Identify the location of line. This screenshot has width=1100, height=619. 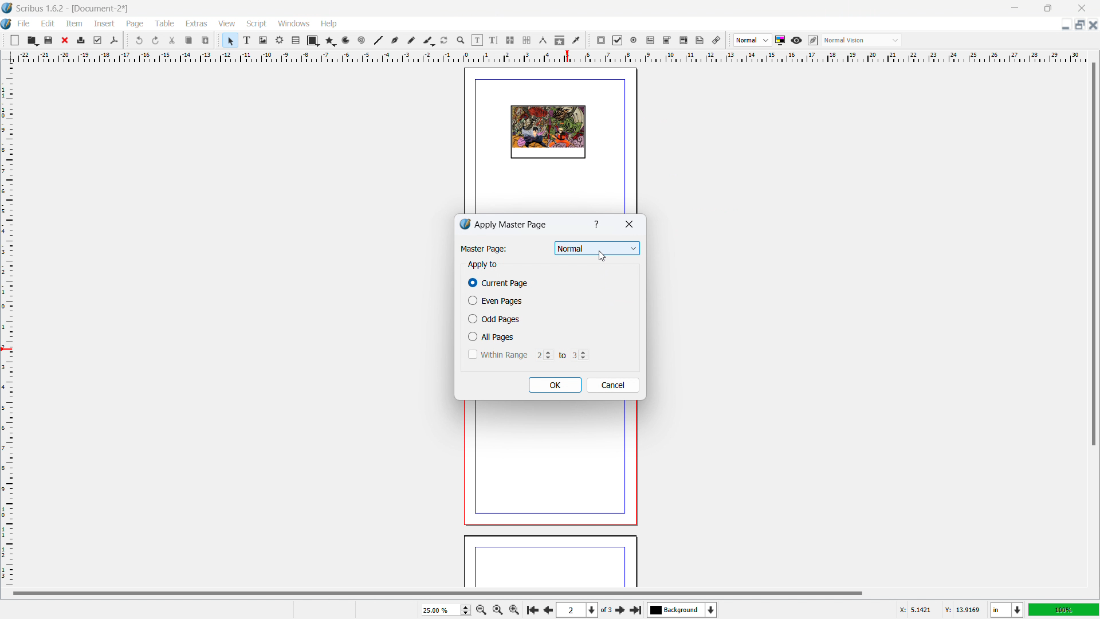
(378, 41).